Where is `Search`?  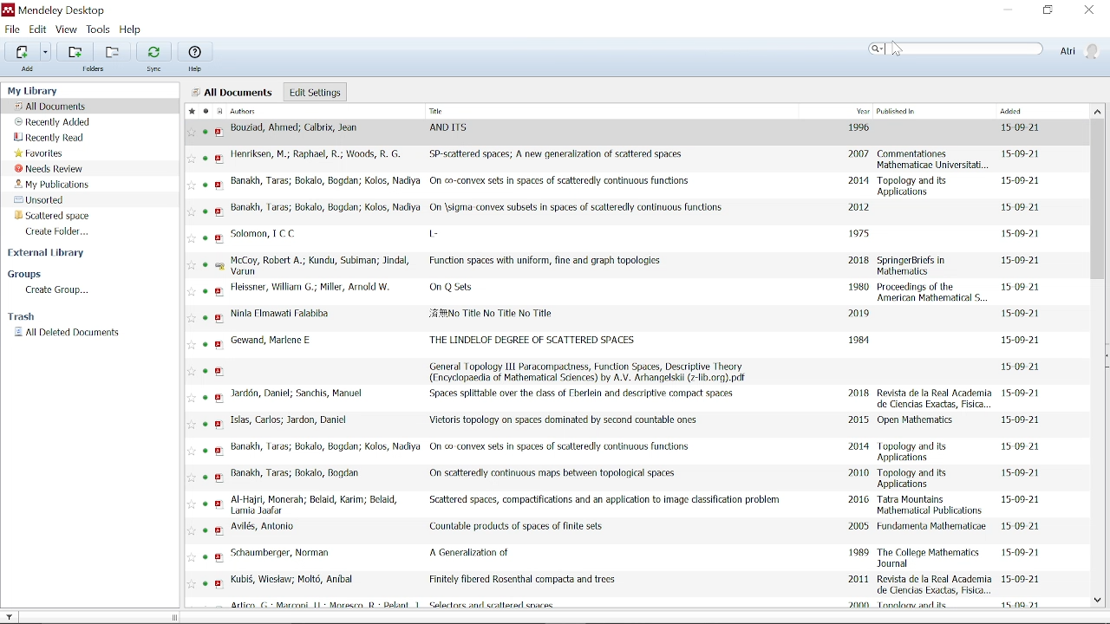 Search is located at coordinates (957, 49).